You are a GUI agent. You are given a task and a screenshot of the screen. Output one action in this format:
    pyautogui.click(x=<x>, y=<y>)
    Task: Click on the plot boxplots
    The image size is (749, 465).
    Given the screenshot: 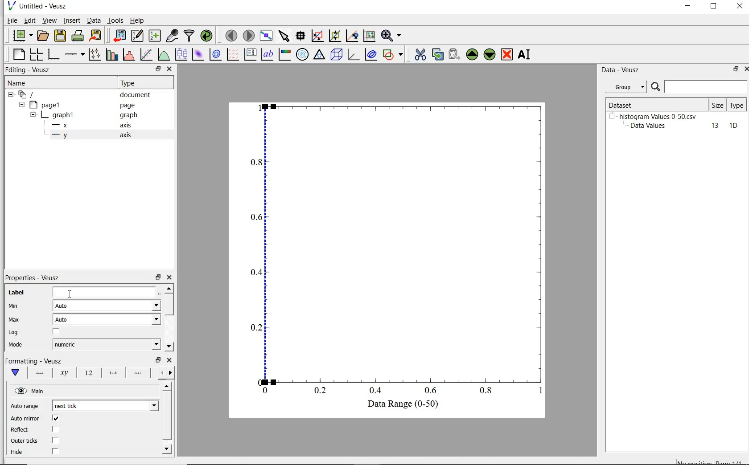 What is the action you would take?
    pyautogui.click(x=181, y=54)
    